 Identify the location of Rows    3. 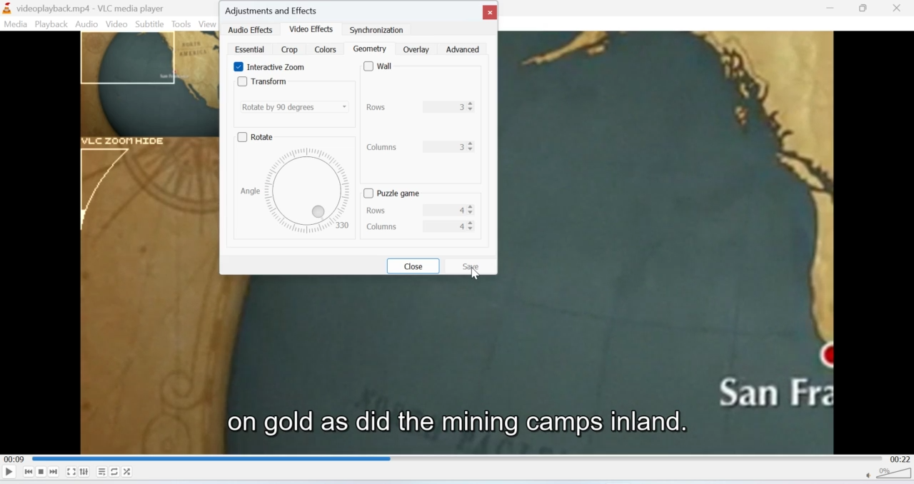
(423, 107).